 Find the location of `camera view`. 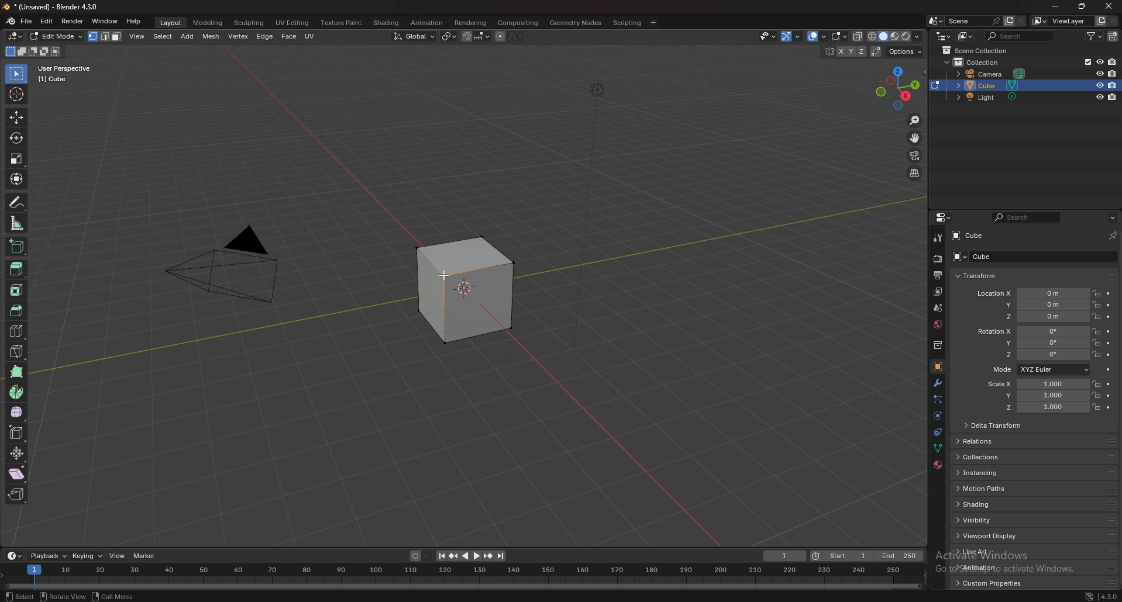

camera view is located at coordinates (916, 156).